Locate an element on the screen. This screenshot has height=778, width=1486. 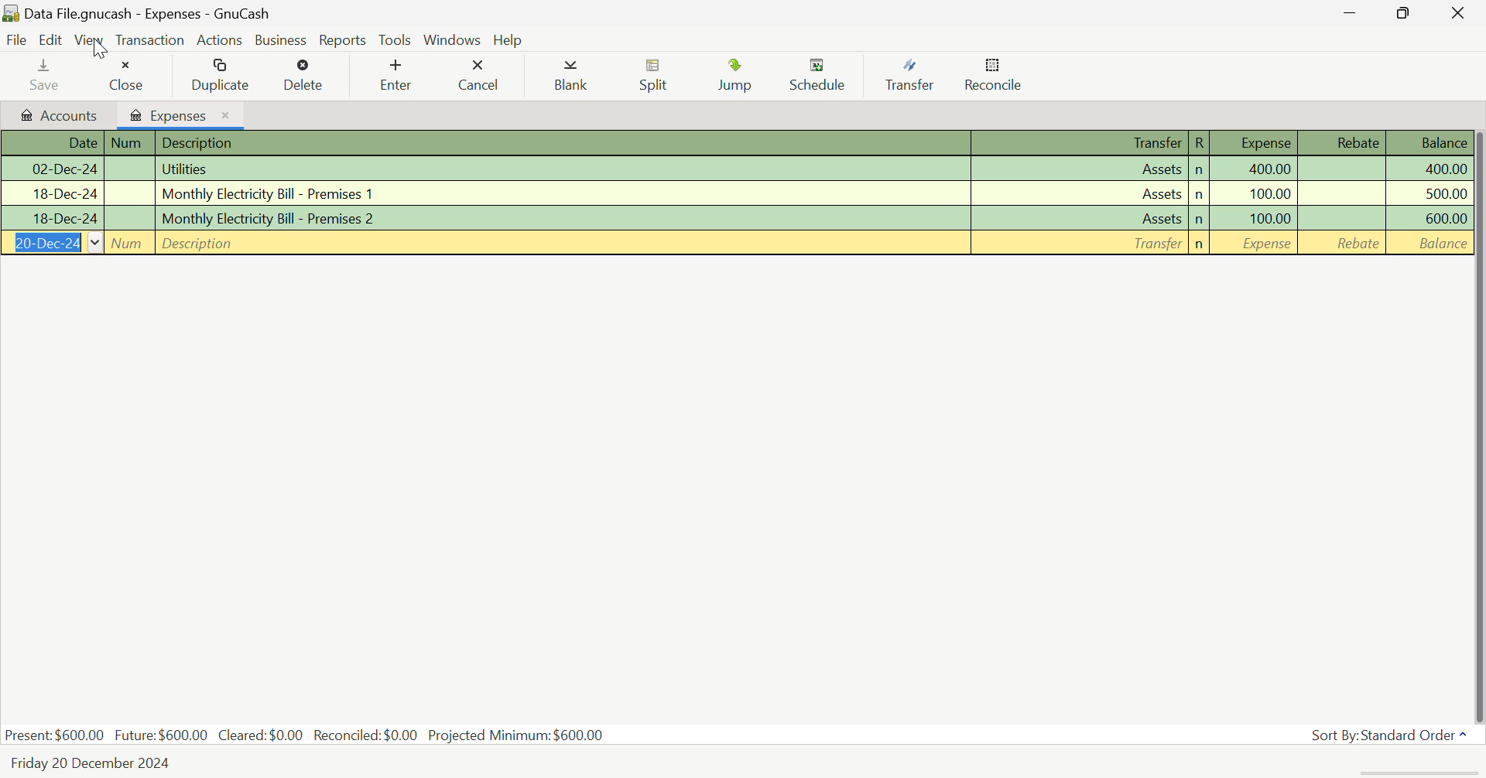
tools is located at coordinates (395, 40).